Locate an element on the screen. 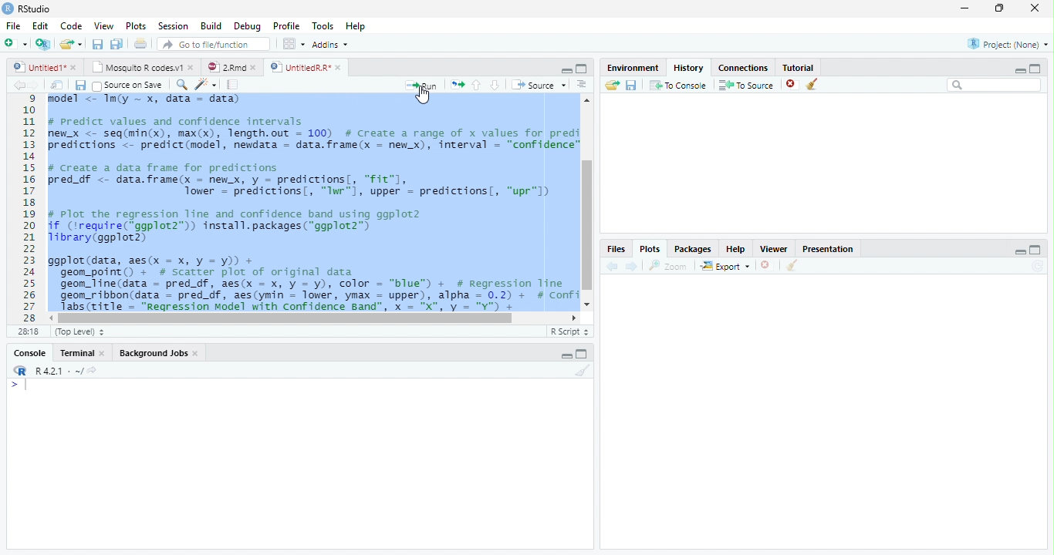 The image size is (1054, 555). Go to the next section/chunk is located at coordinates (495, 86).